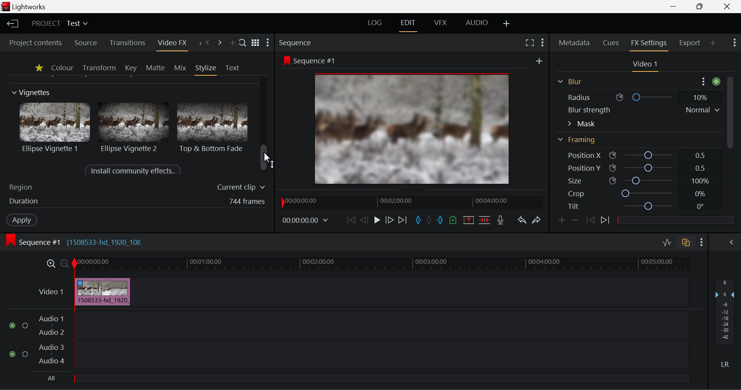  What do you see at coordinates (440, 218) in the screenshot?
I see `Mark Out` at bounding box center [440, 218].